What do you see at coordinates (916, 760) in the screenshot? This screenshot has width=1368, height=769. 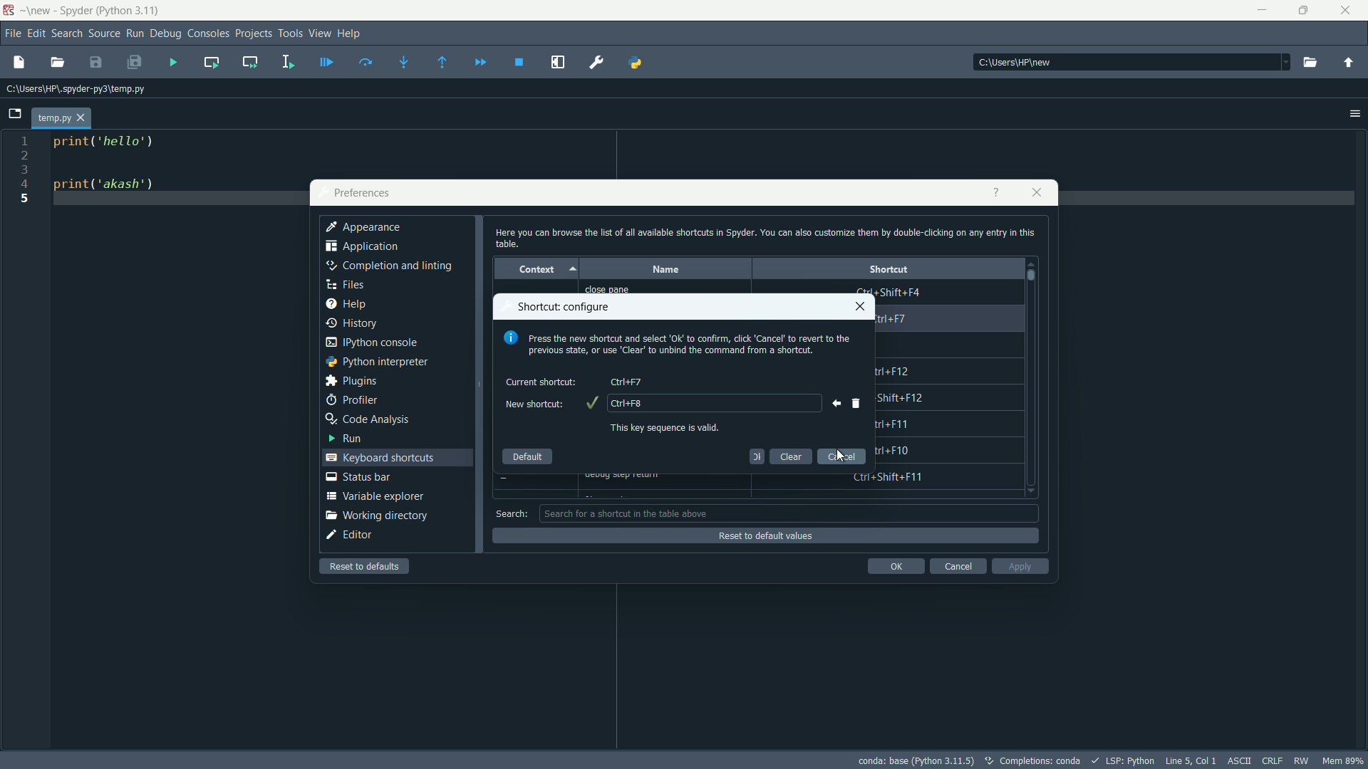 I see `interpreter` at bounding box center [916, 760].